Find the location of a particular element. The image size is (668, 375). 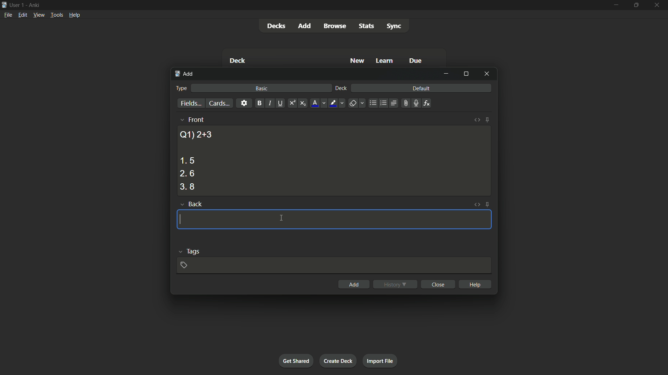

app icon is located at coordinates (4, 4).